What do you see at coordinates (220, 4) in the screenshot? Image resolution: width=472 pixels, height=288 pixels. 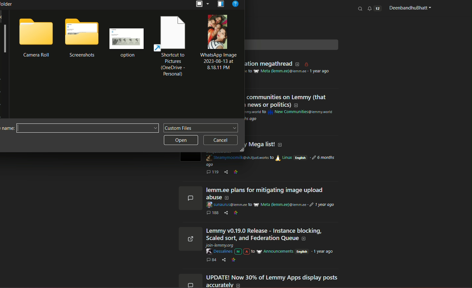 I see `icon` at bounding box center [220, 4].